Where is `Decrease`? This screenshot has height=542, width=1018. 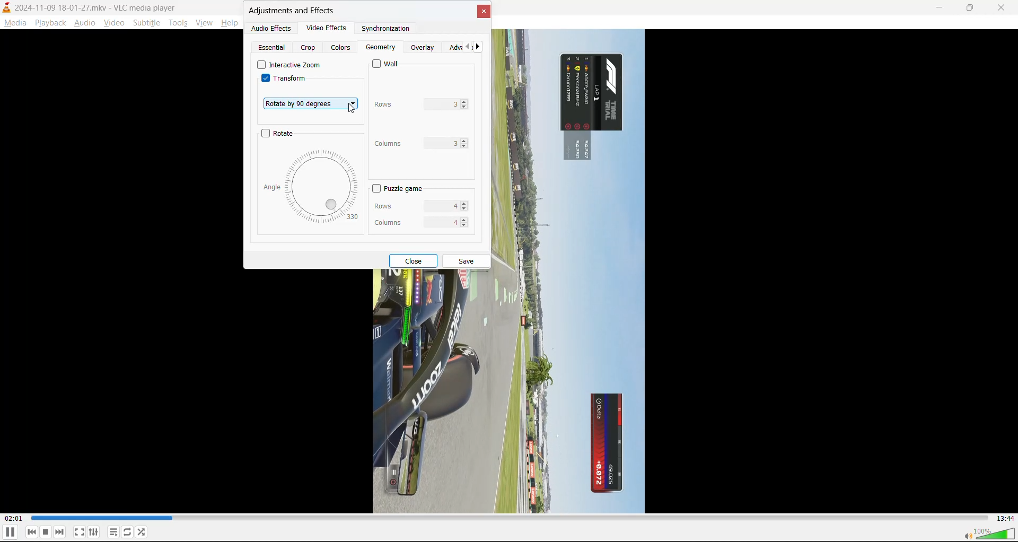
Decrease is located at coordinates (466, 224).